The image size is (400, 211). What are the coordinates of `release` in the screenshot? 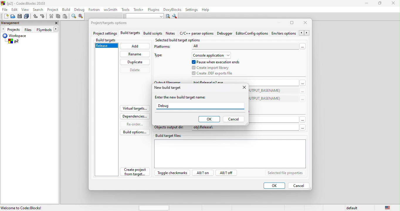 It's located at (107, 46).